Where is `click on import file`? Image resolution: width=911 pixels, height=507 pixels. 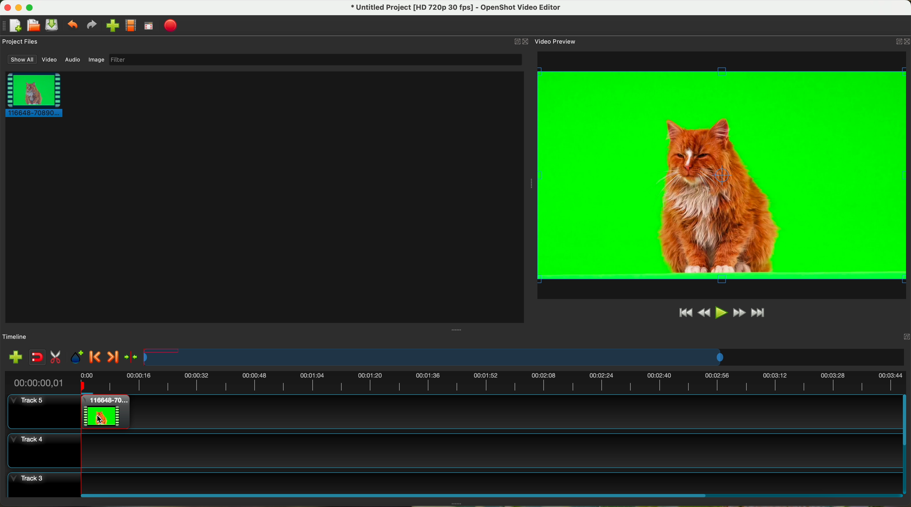 click on import file is located at coordinates (111, 23).